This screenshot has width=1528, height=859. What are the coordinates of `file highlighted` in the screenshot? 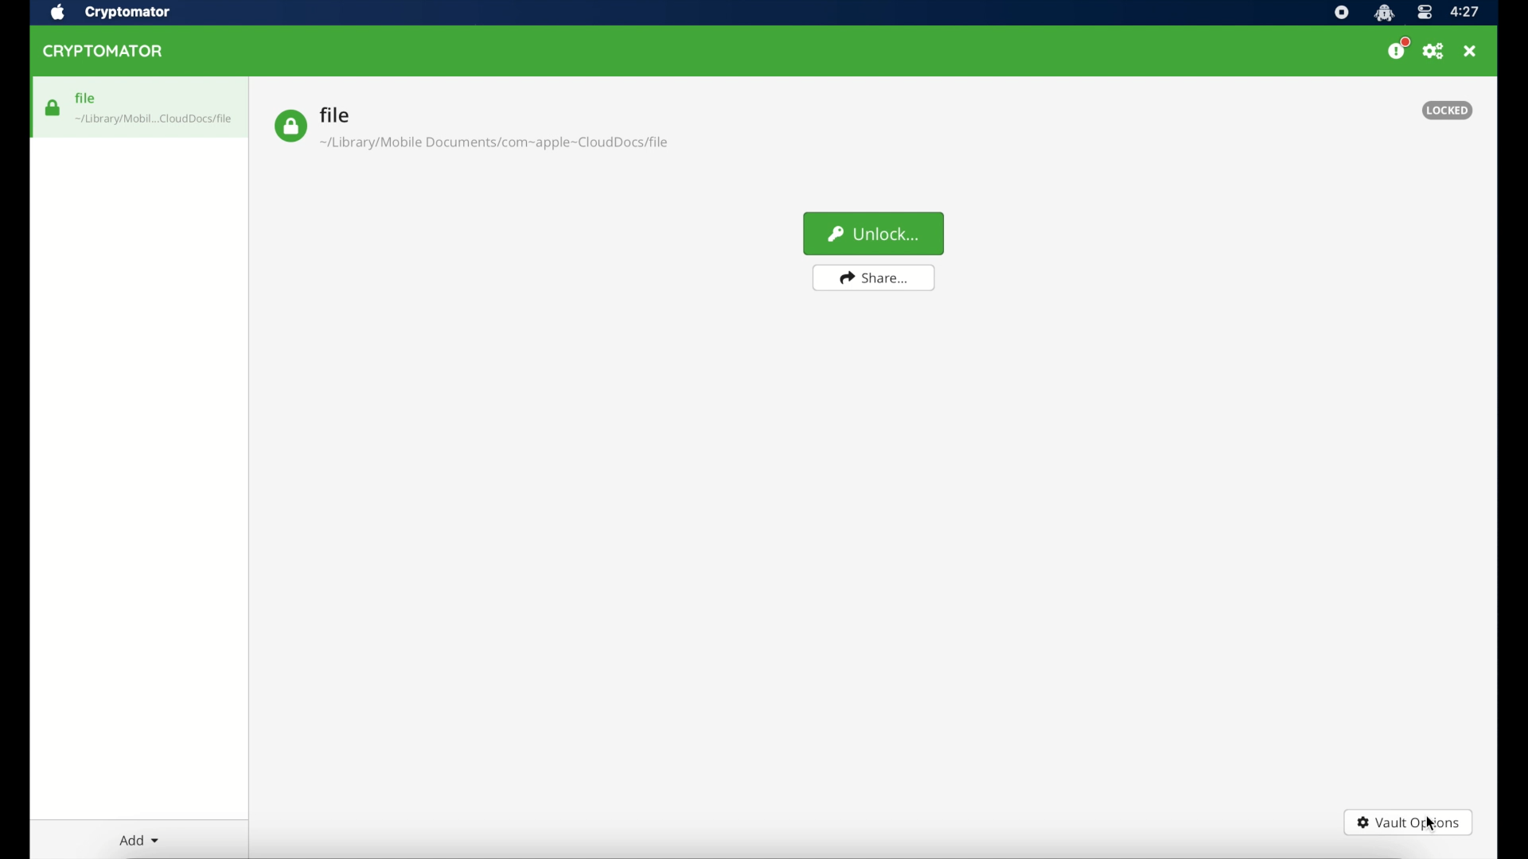 It's located at (139, 107).